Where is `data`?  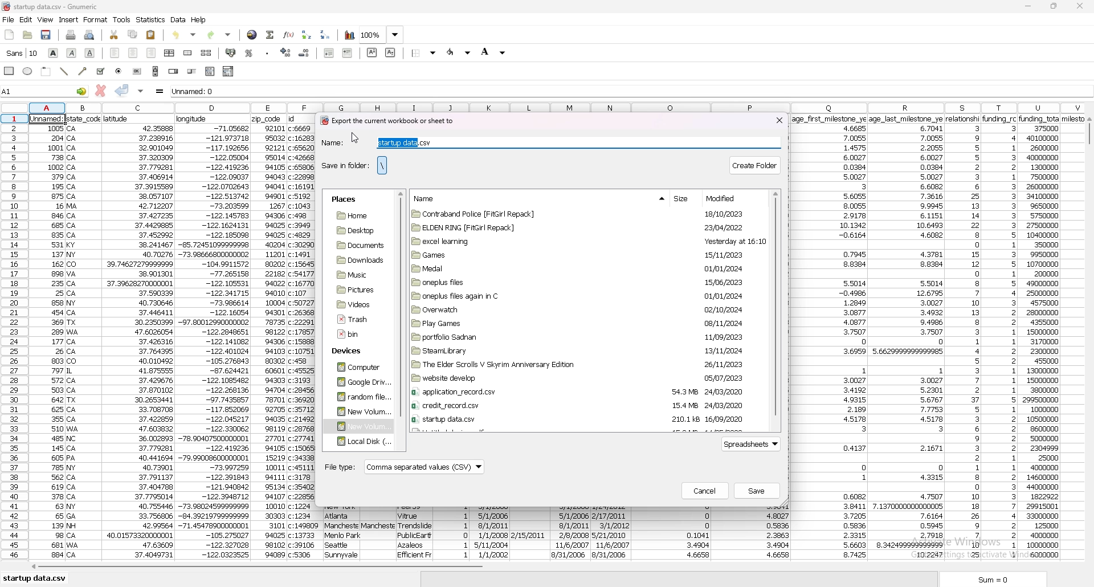
data is located at coordinates (214, 337).